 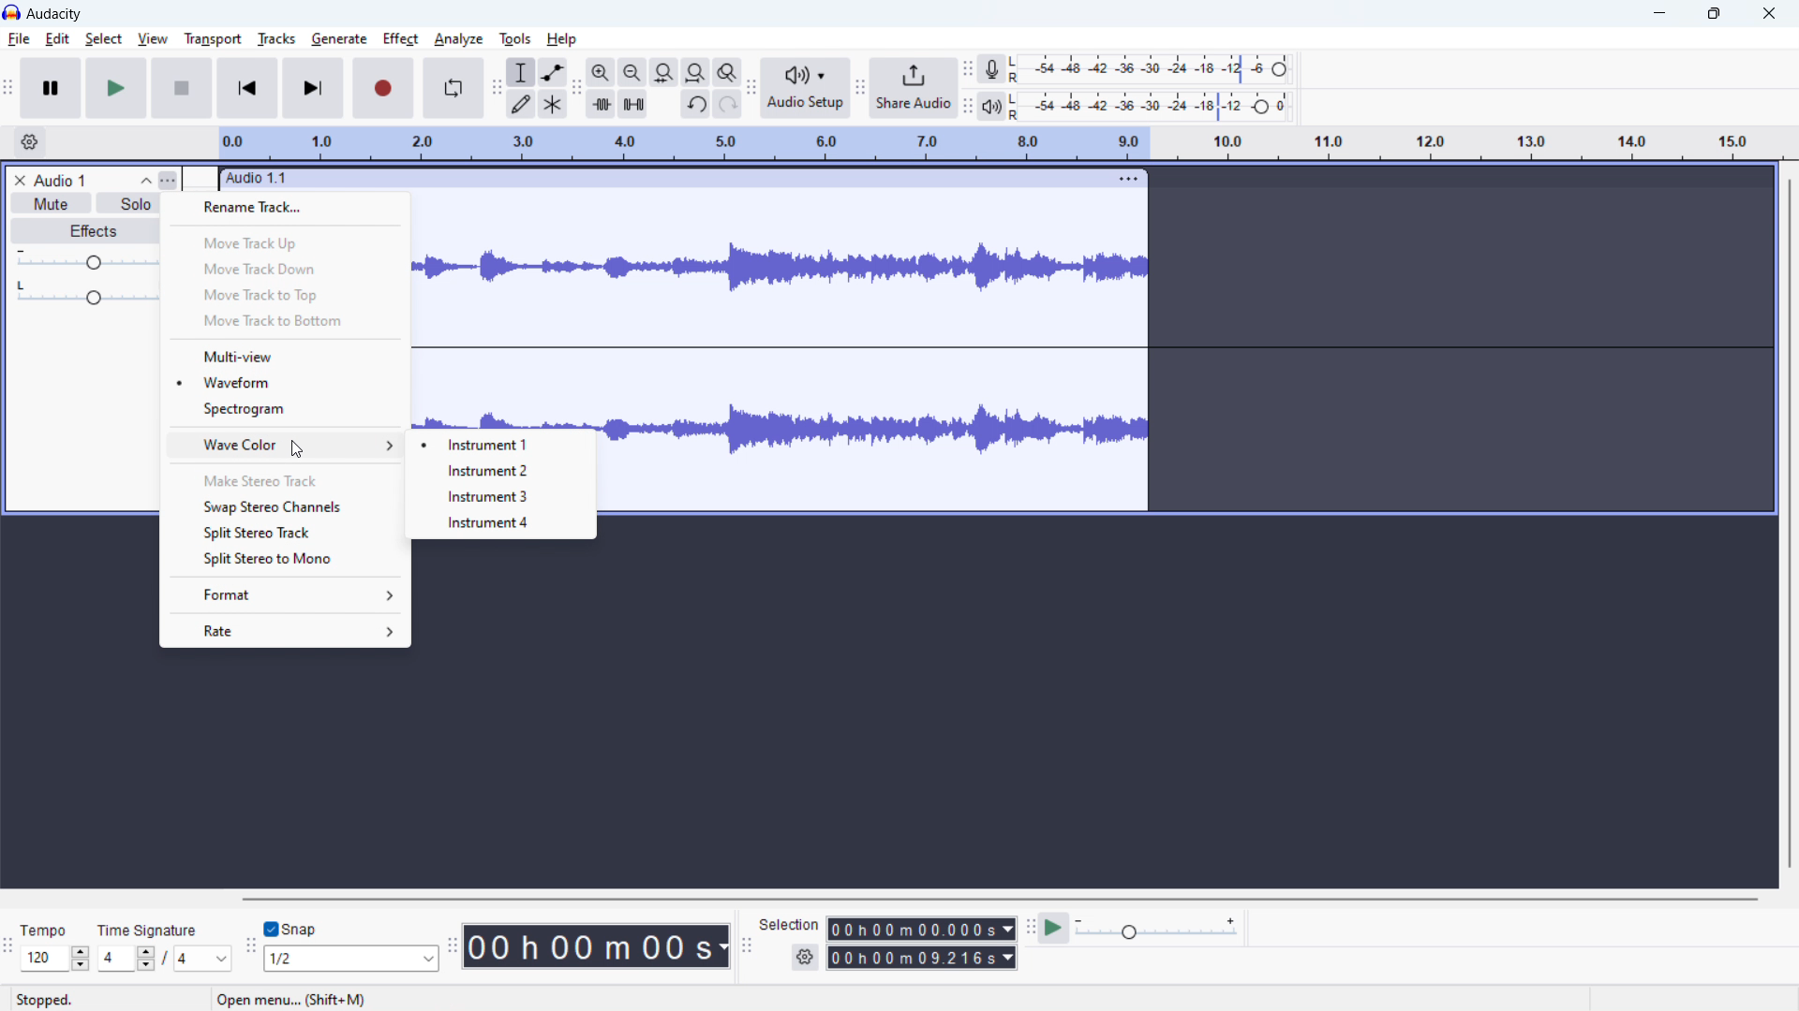 What do you see at coordinates (281, 533) in the screenshot?
I see `split stereo track` at bounding box center [281, 533].